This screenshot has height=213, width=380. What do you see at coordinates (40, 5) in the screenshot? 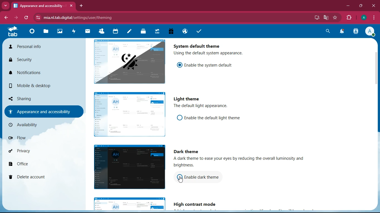
I see `tab` at bounding box center [40, 5].